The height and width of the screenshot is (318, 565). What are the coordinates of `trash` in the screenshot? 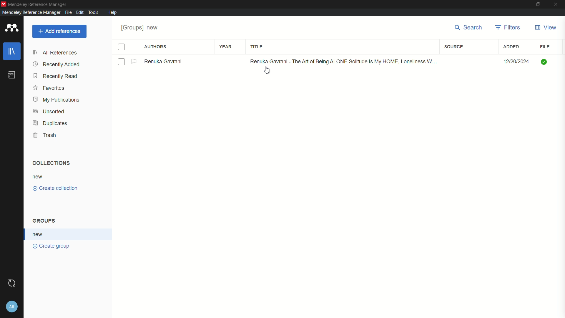 It's located at (44, 135).